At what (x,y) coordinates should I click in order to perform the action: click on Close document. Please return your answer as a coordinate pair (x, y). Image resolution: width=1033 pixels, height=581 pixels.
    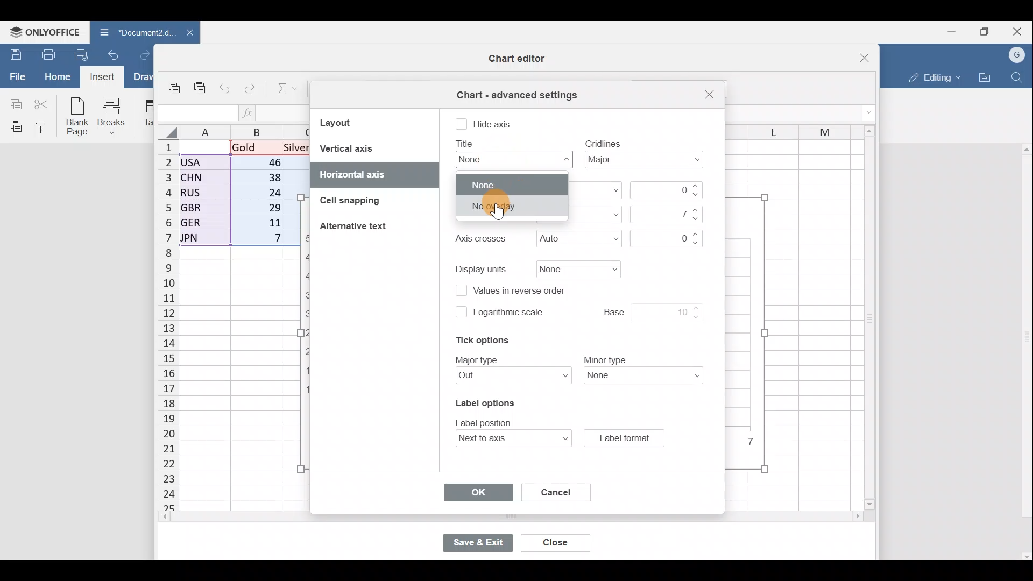
    Looking at the image, I should click on (184, 33).